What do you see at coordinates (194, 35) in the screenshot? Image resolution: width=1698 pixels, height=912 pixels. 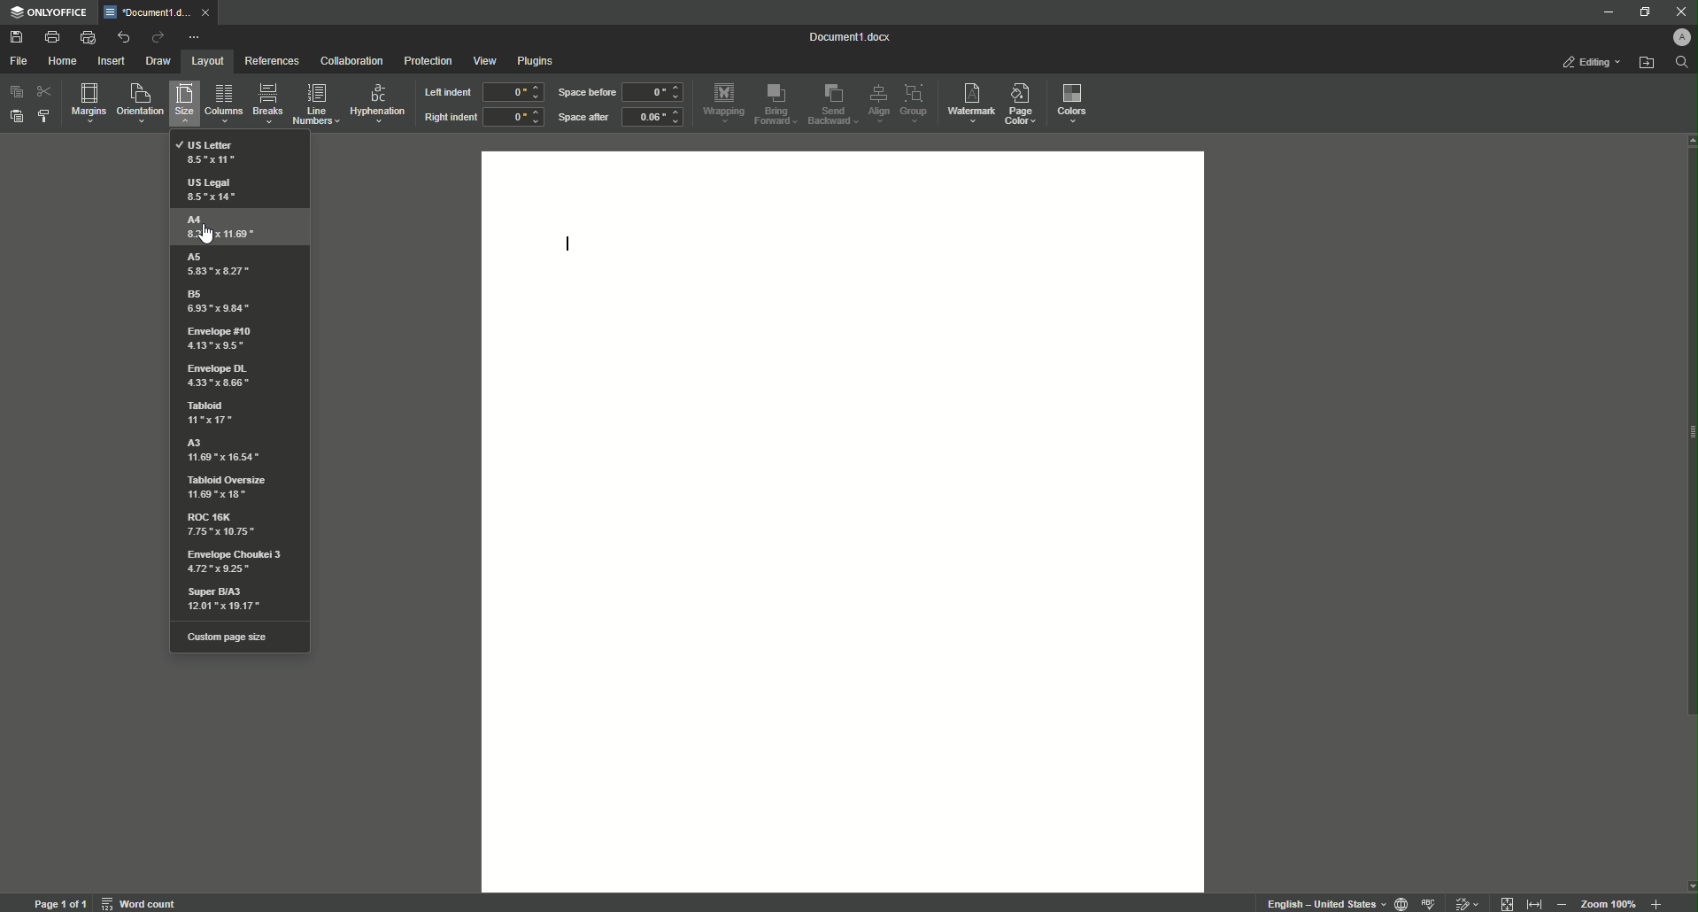 I see `More Actions` at bounding box center [194, 35].